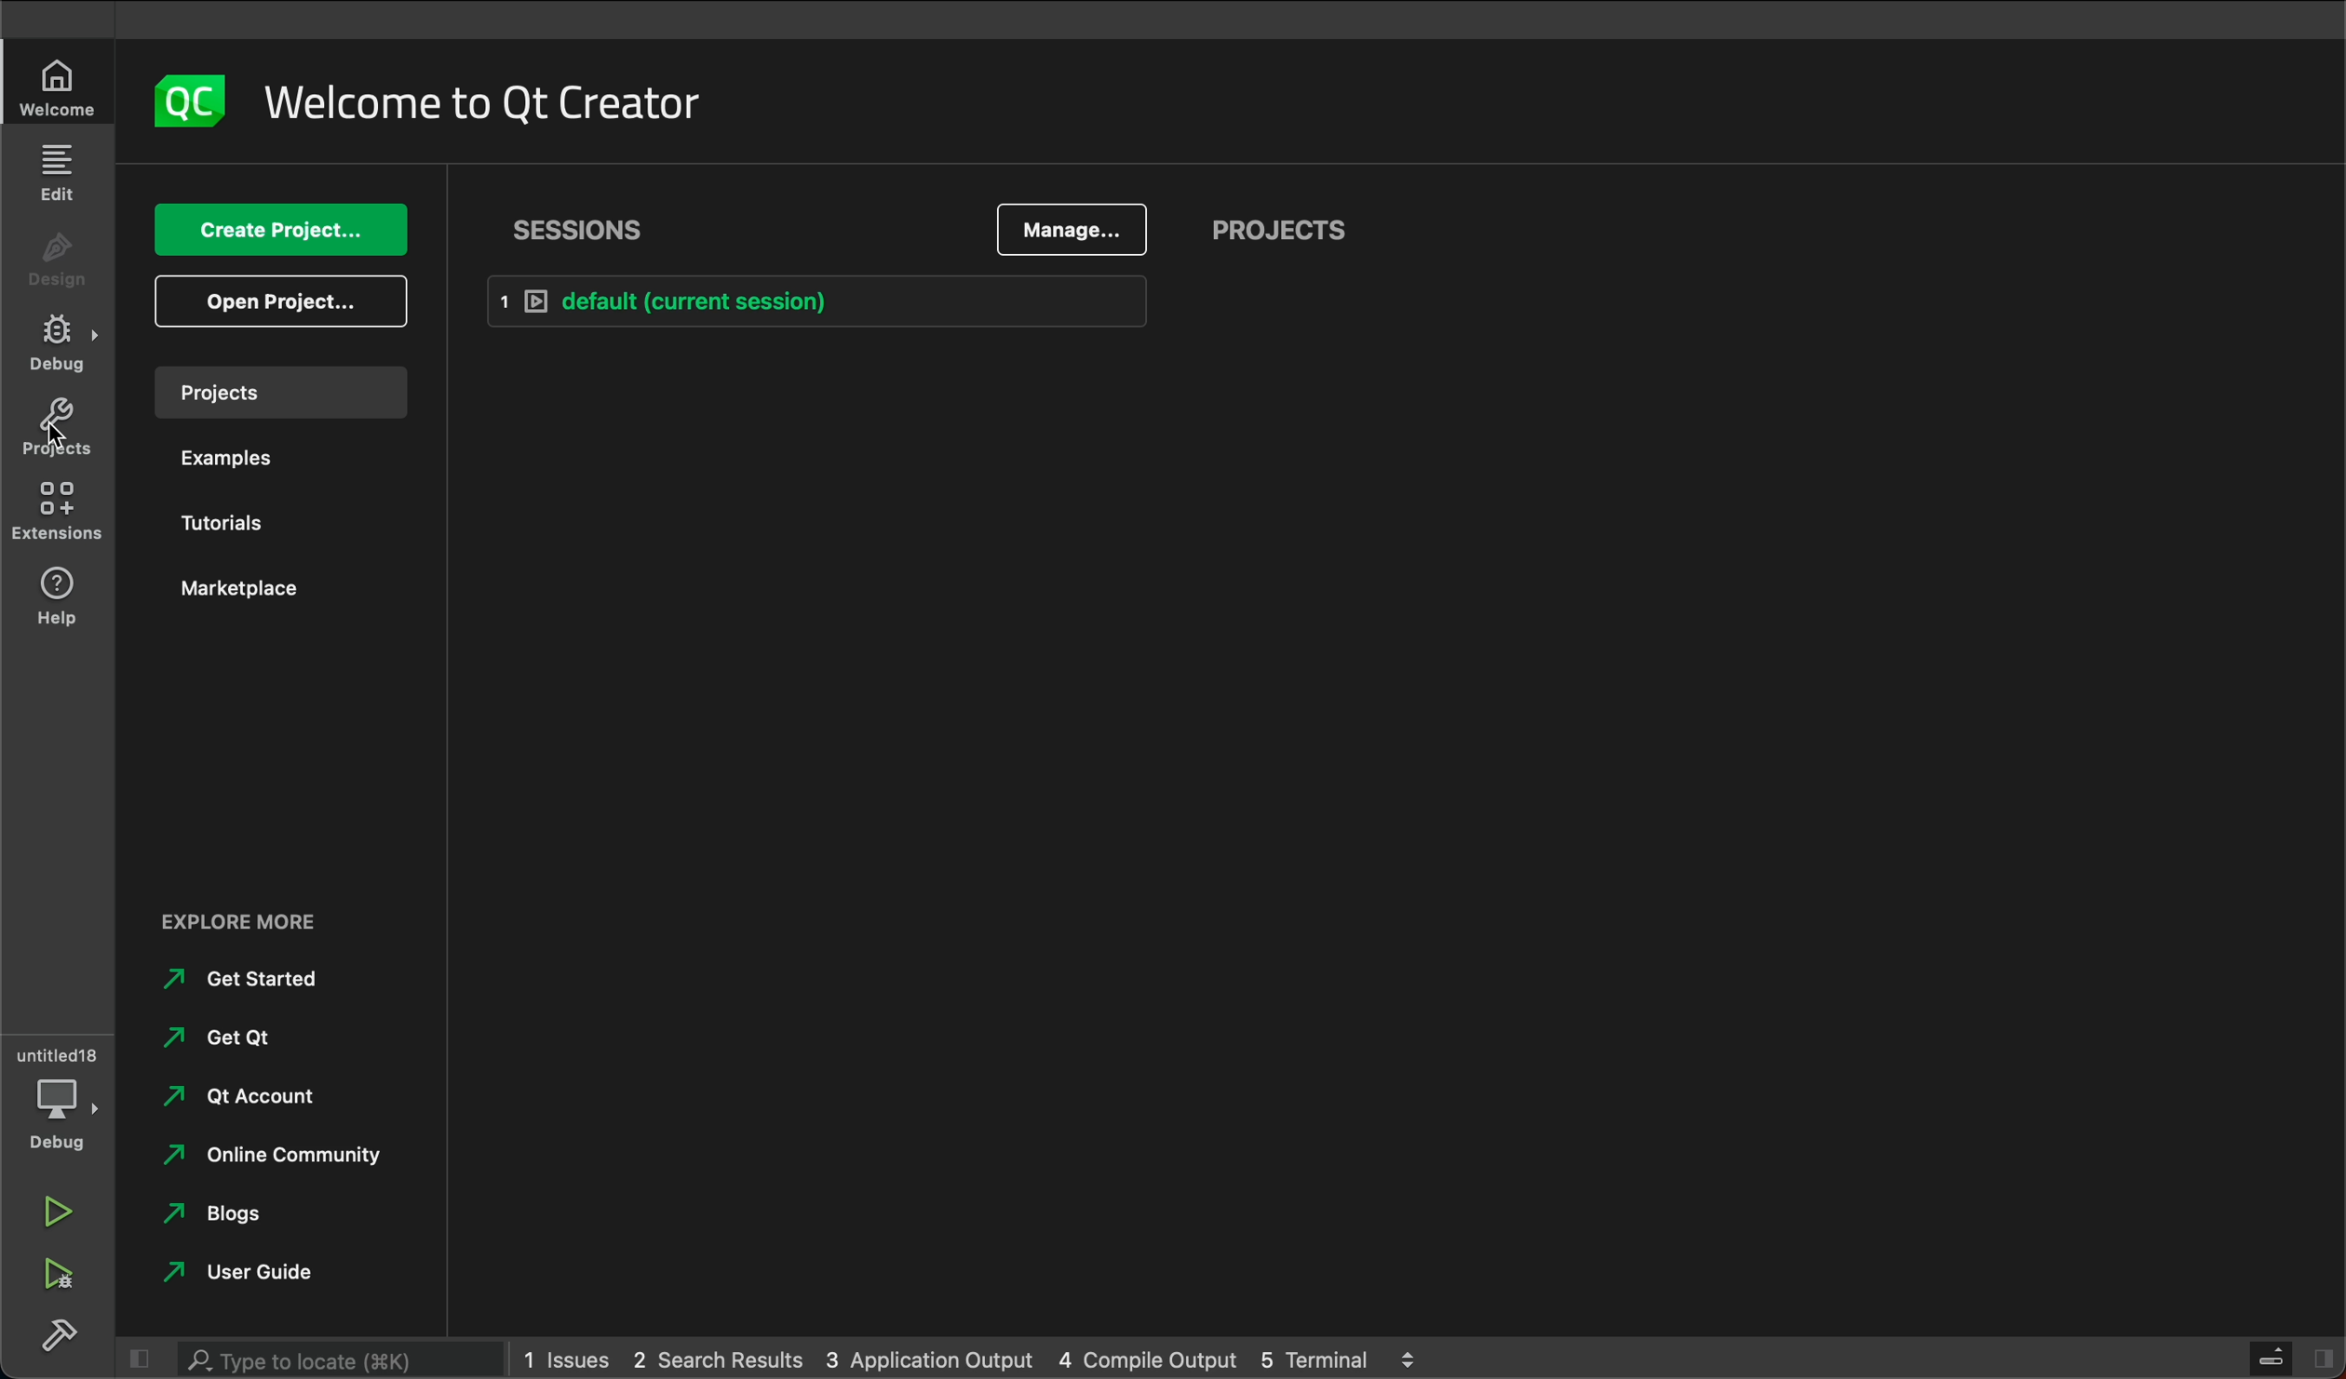 The image size is (2346, 1379). I want to click on run debug, so click(61, 1276).